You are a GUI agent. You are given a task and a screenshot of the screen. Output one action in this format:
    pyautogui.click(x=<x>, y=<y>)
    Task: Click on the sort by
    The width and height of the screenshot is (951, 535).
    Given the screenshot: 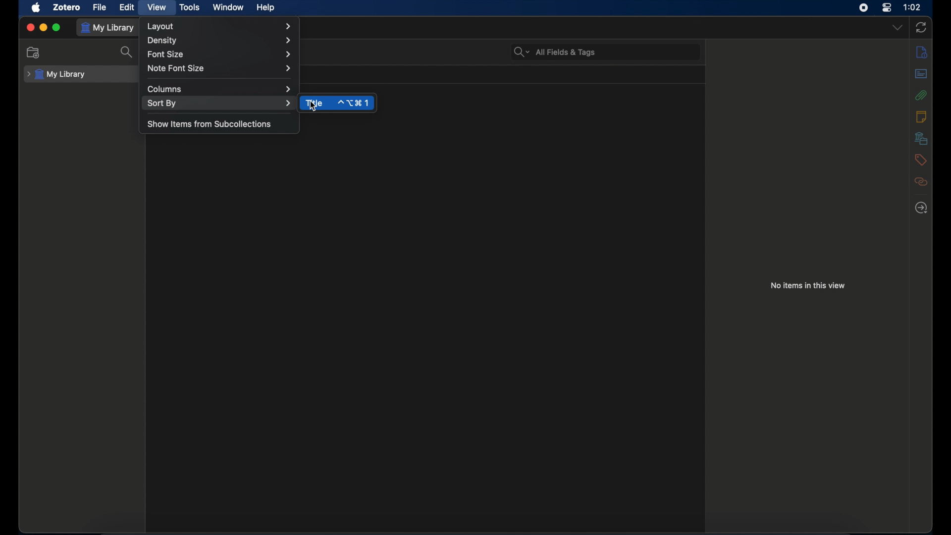 What is the action you would take?
    pyautogui.click(x=219, y=103)
    